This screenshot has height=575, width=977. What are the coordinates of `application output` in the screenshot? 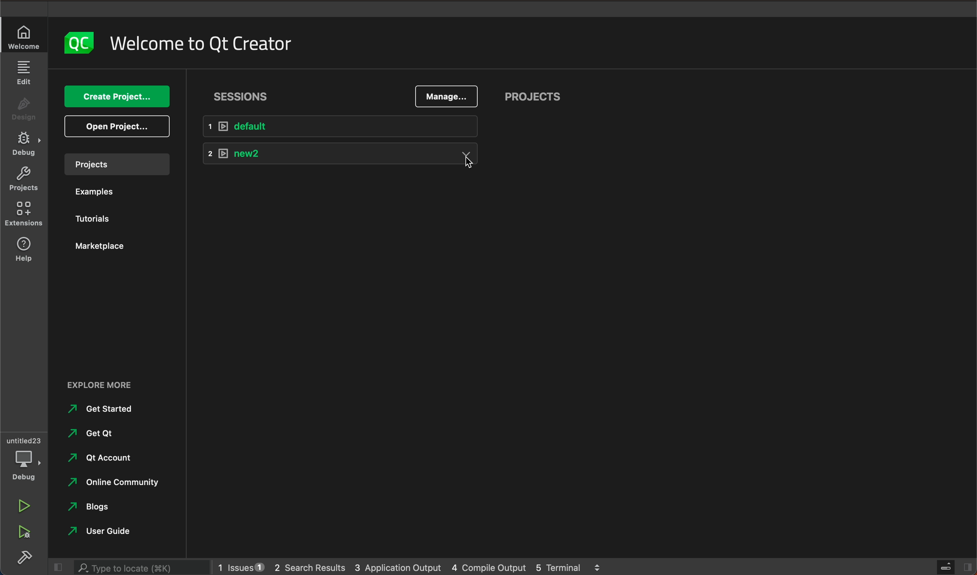 It's located at (397, 565).